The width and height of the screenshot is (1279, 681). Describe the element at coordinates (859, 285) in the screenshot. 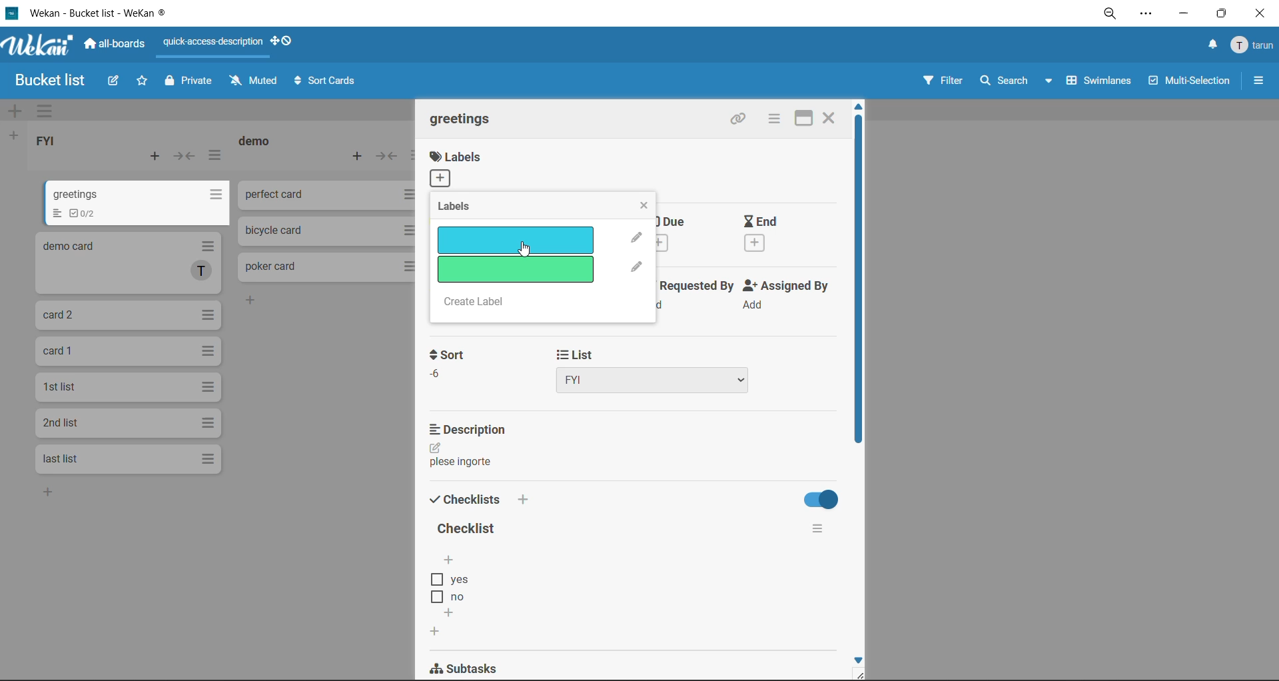

I see `vertical scroll bar` at that location.